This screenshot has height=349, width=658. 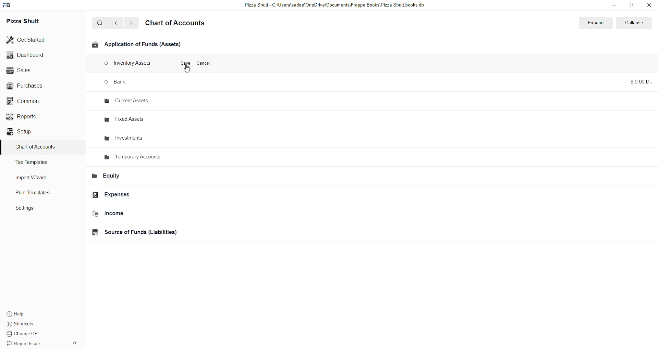 I want to click on $0.000 Dr, so click(x=640, y=82).